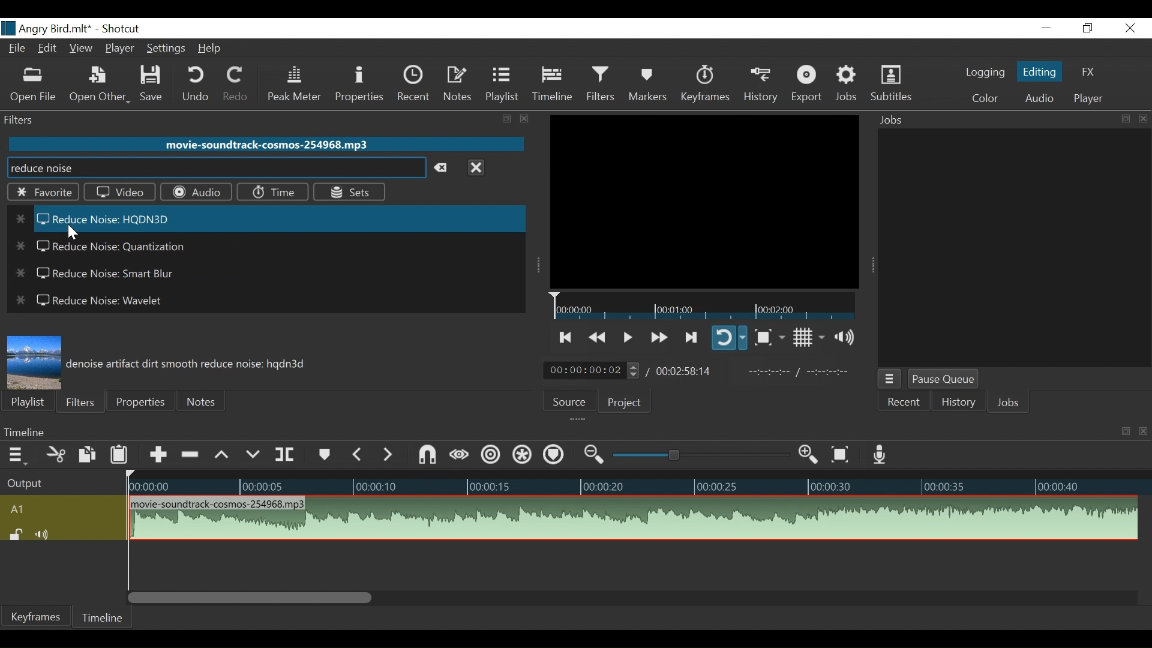 The image size is (1152, 648). I want to click on Previous marker, so click(358, 454).